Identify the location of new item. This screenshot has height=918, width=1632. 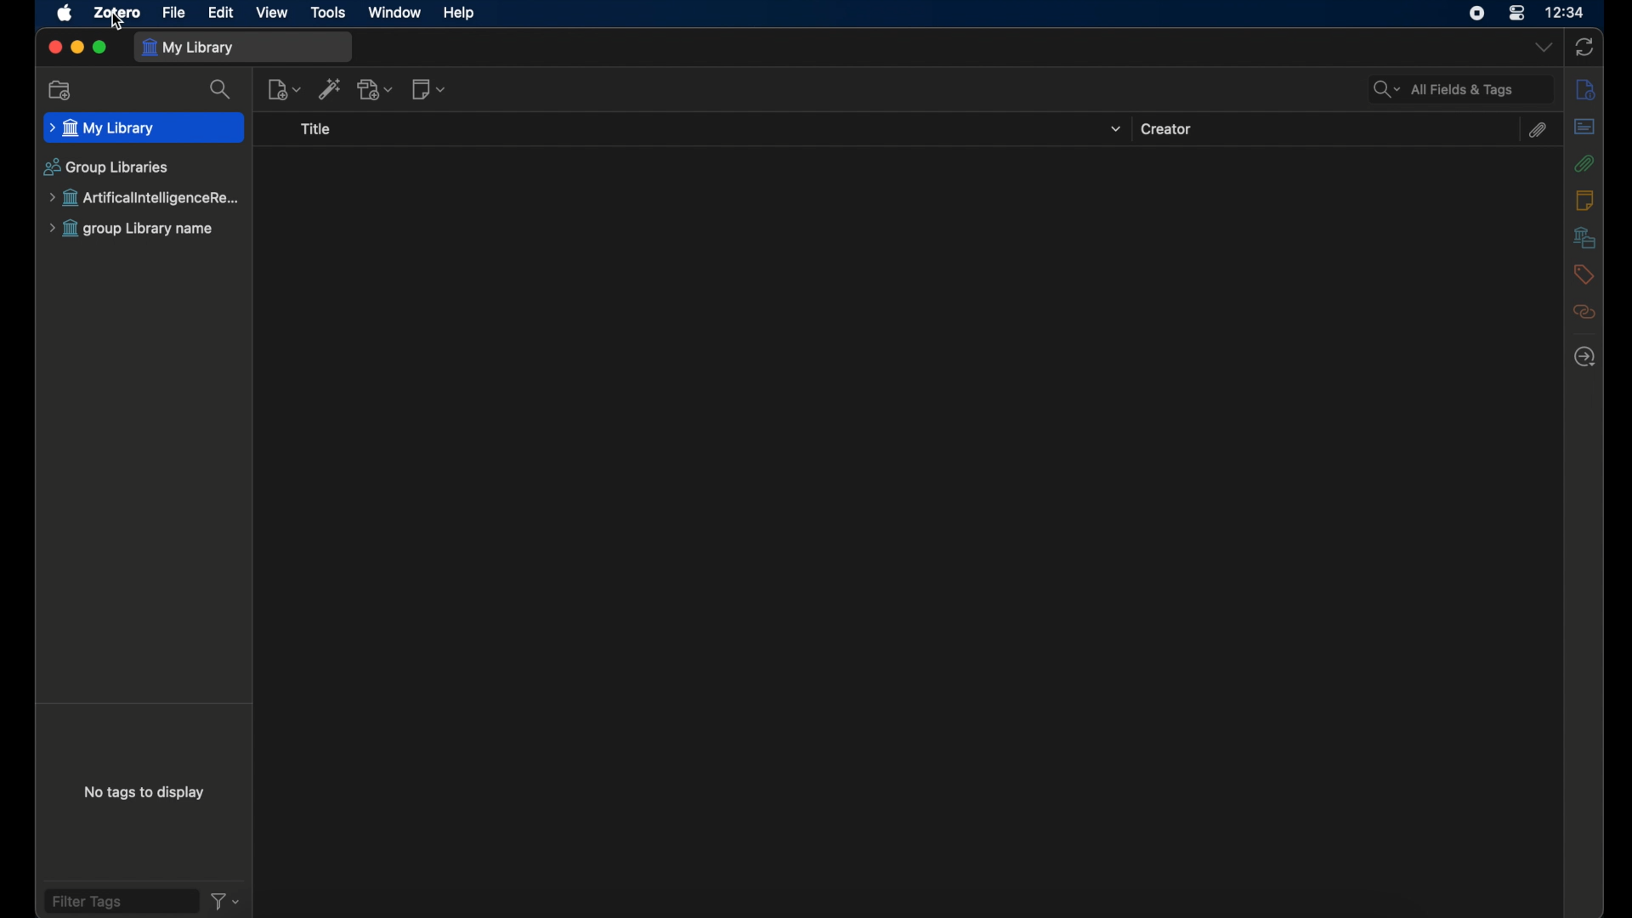
(285, 90).